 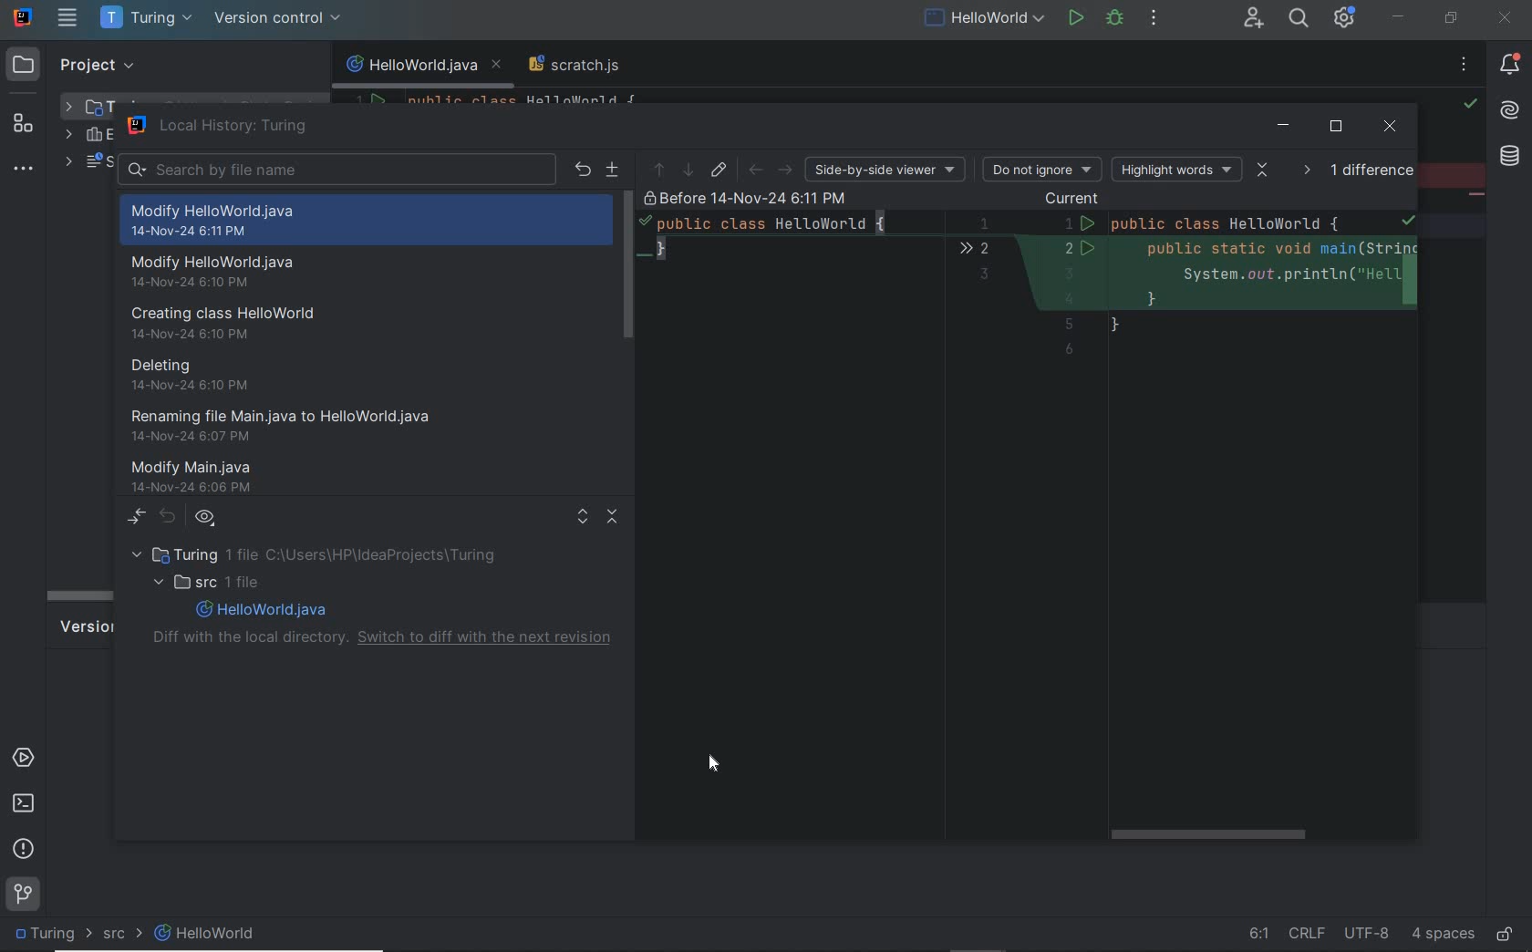 I want to click on scrollbar, so click(x=1211, y=838).